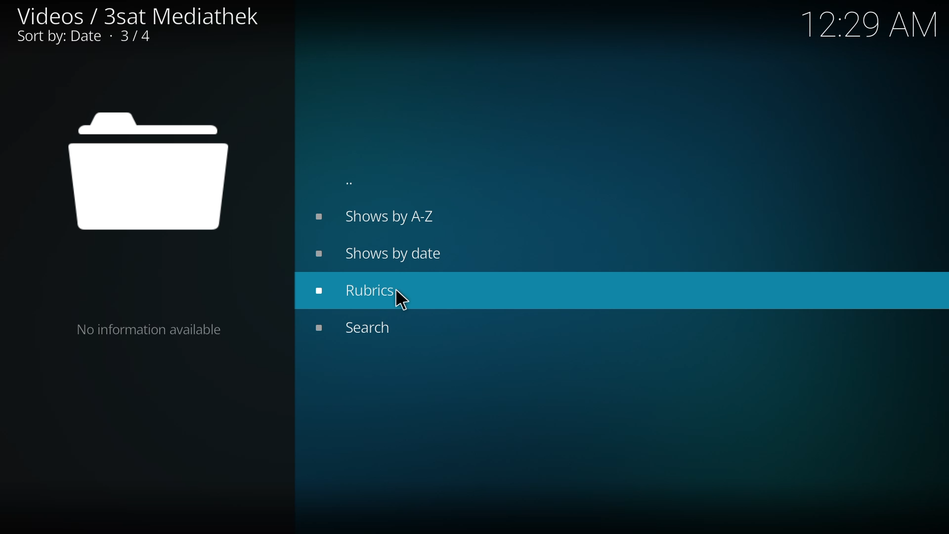 This screenshot has width=949, height=534. What do you see at coordinates (872, 23) in the screenshot?
I see `time` at bounding box center [872, 23].